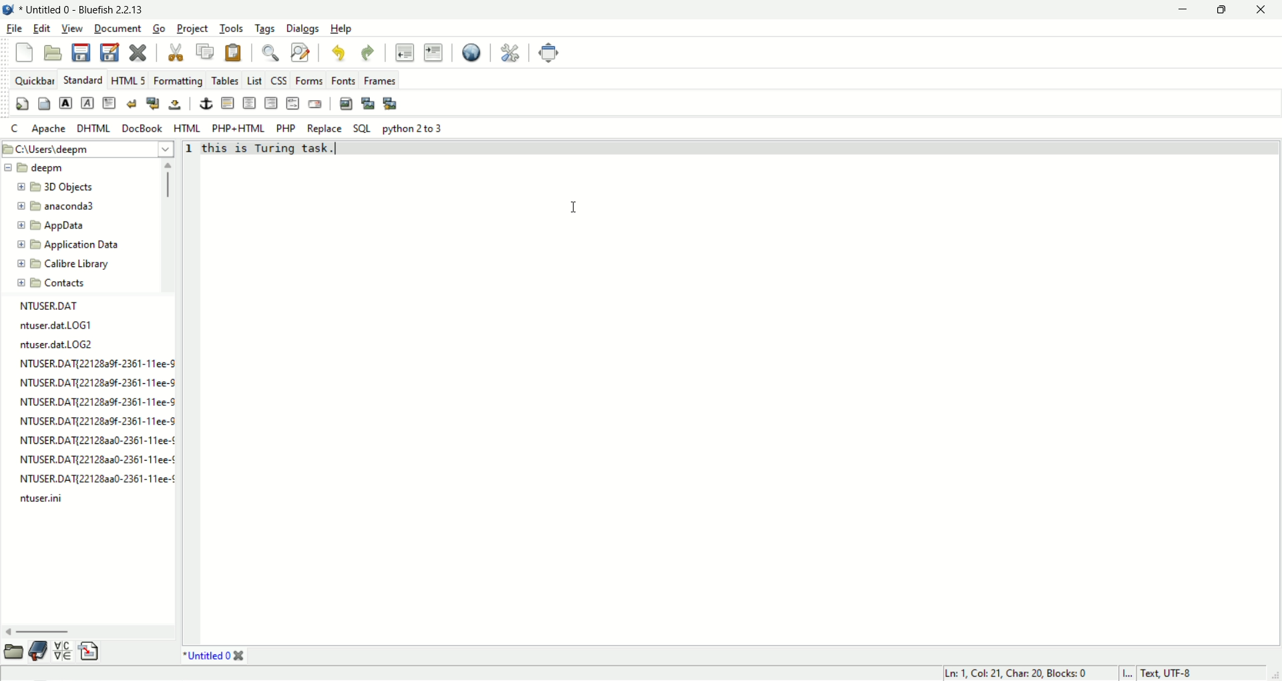  Describe the element at coordinates (341, 29) in the screenshot. I see `Help` at that location.